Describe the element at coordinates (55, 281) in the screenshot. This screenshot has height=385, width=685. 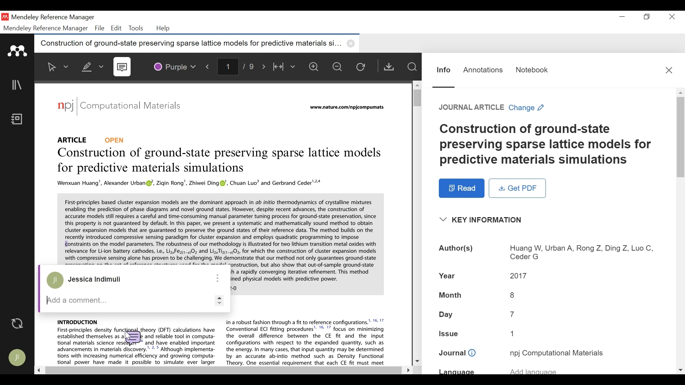
I see `Avatar ` at that location.